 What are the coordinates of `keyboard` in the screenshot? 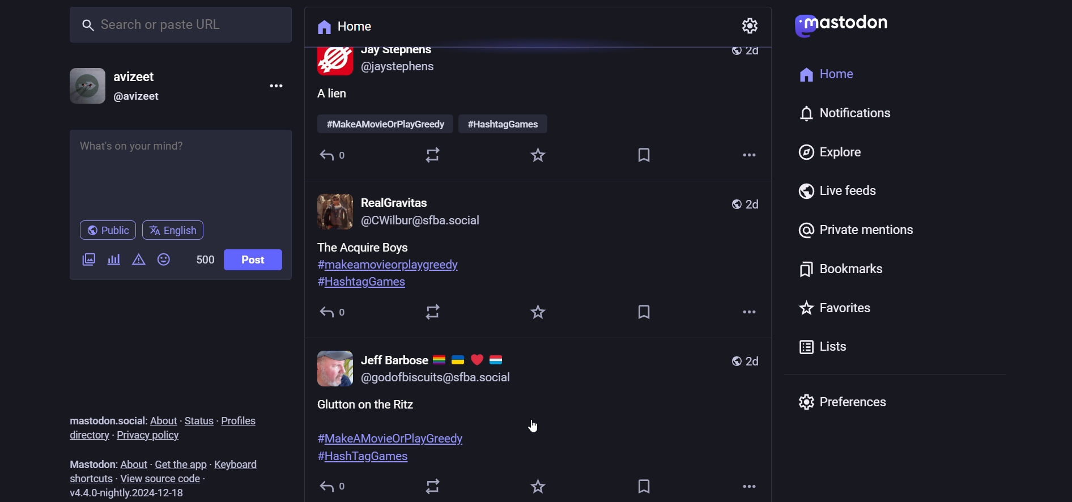 It's located at (236, 463).